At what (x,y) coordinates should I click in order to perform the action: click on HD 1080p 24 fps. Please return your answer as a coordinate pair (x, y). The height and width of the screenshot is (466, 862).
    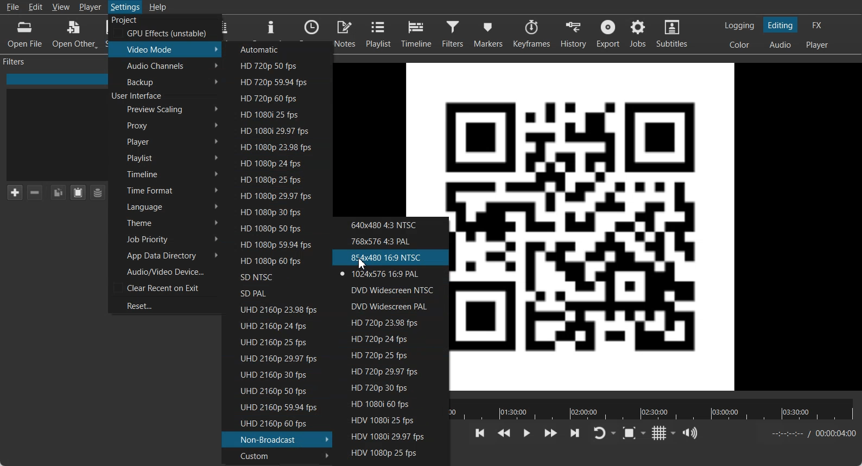
    Looking at the image, I should click on (275, 162).